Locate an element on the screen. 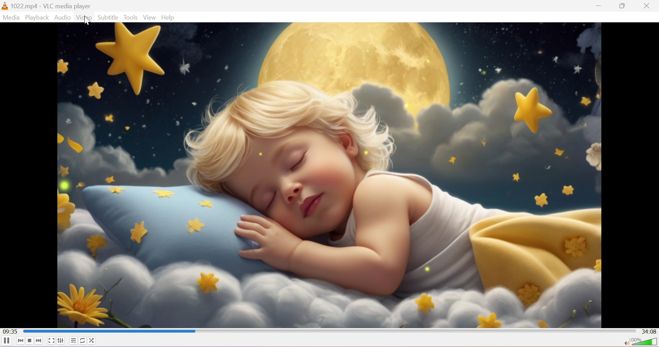 This screenshot has height=347, width=659. Restore down is located at coordinates (624, 7).